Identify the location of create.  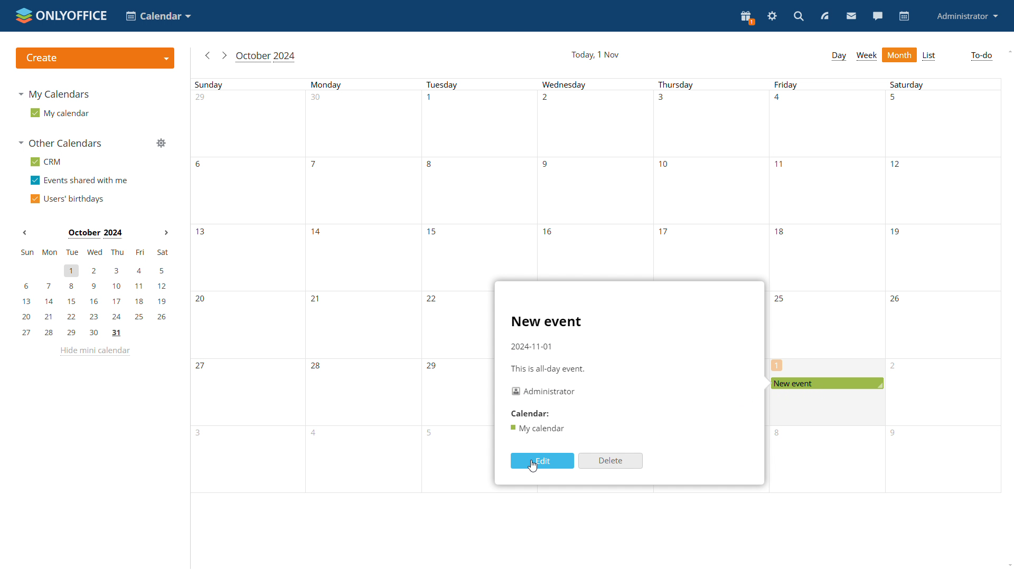
(95, 58).